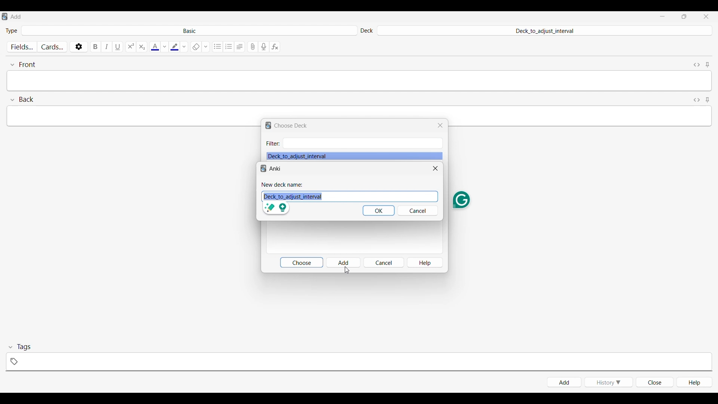 This screenshot has width=718, height=404. What do you see at coordinates (283, 185) in the screenshot?
I see `Indicates input for new deck name` at bounding box center [283, 185].